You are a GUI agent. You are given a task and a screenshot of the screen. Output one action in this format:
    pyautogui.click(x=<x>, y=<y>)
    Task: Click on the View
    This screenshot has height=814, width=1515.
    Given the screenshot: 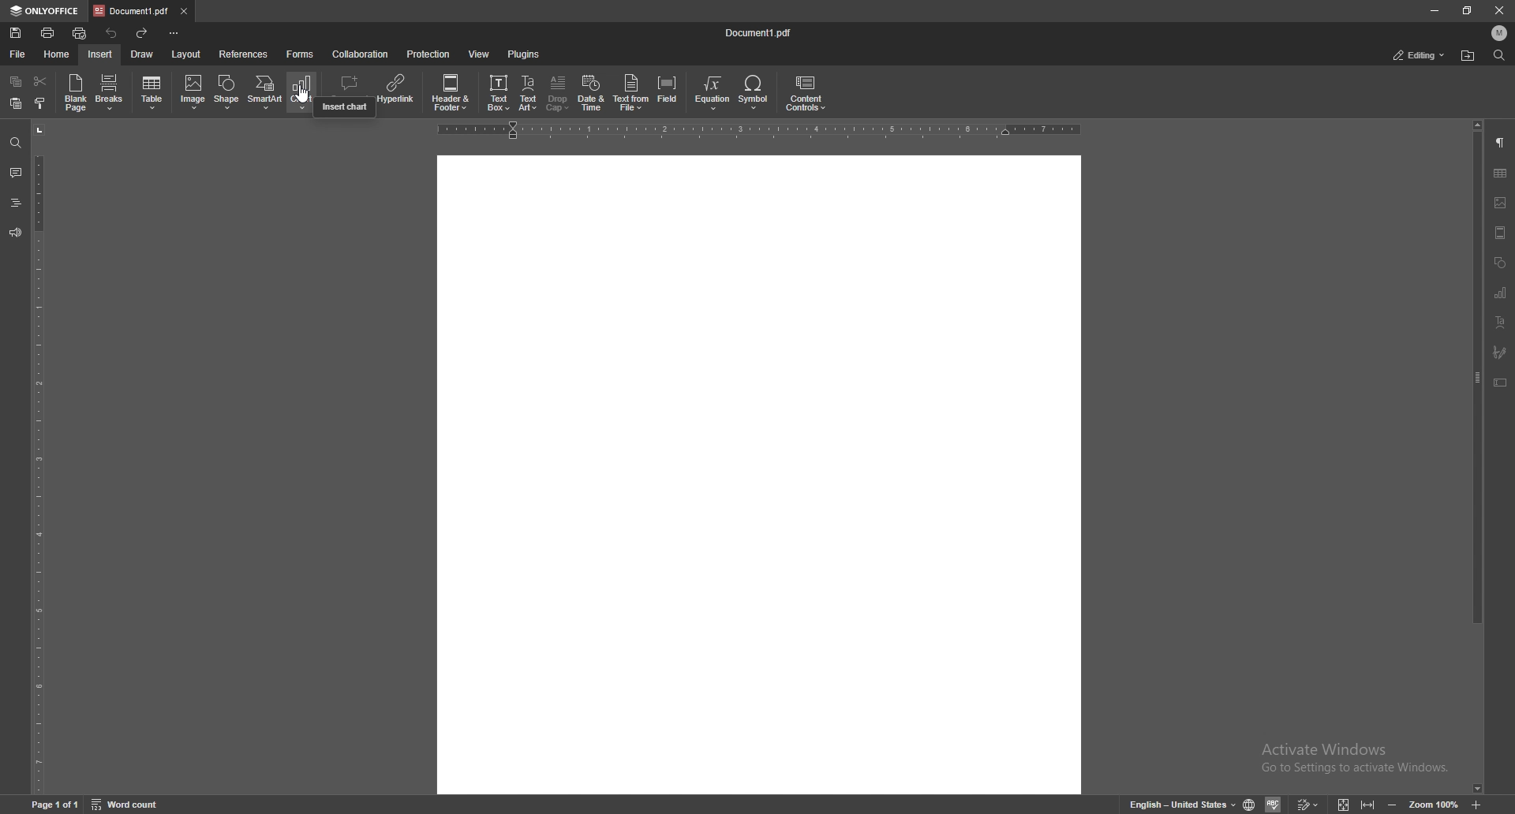 What is the action you would take?
    pyautogui.click(x=1341, y=805)
    